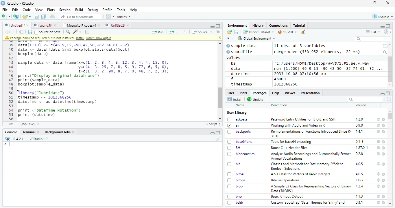 This screenshot has height=208, width=395. I want to click on scroll bar, so click(390, 116).